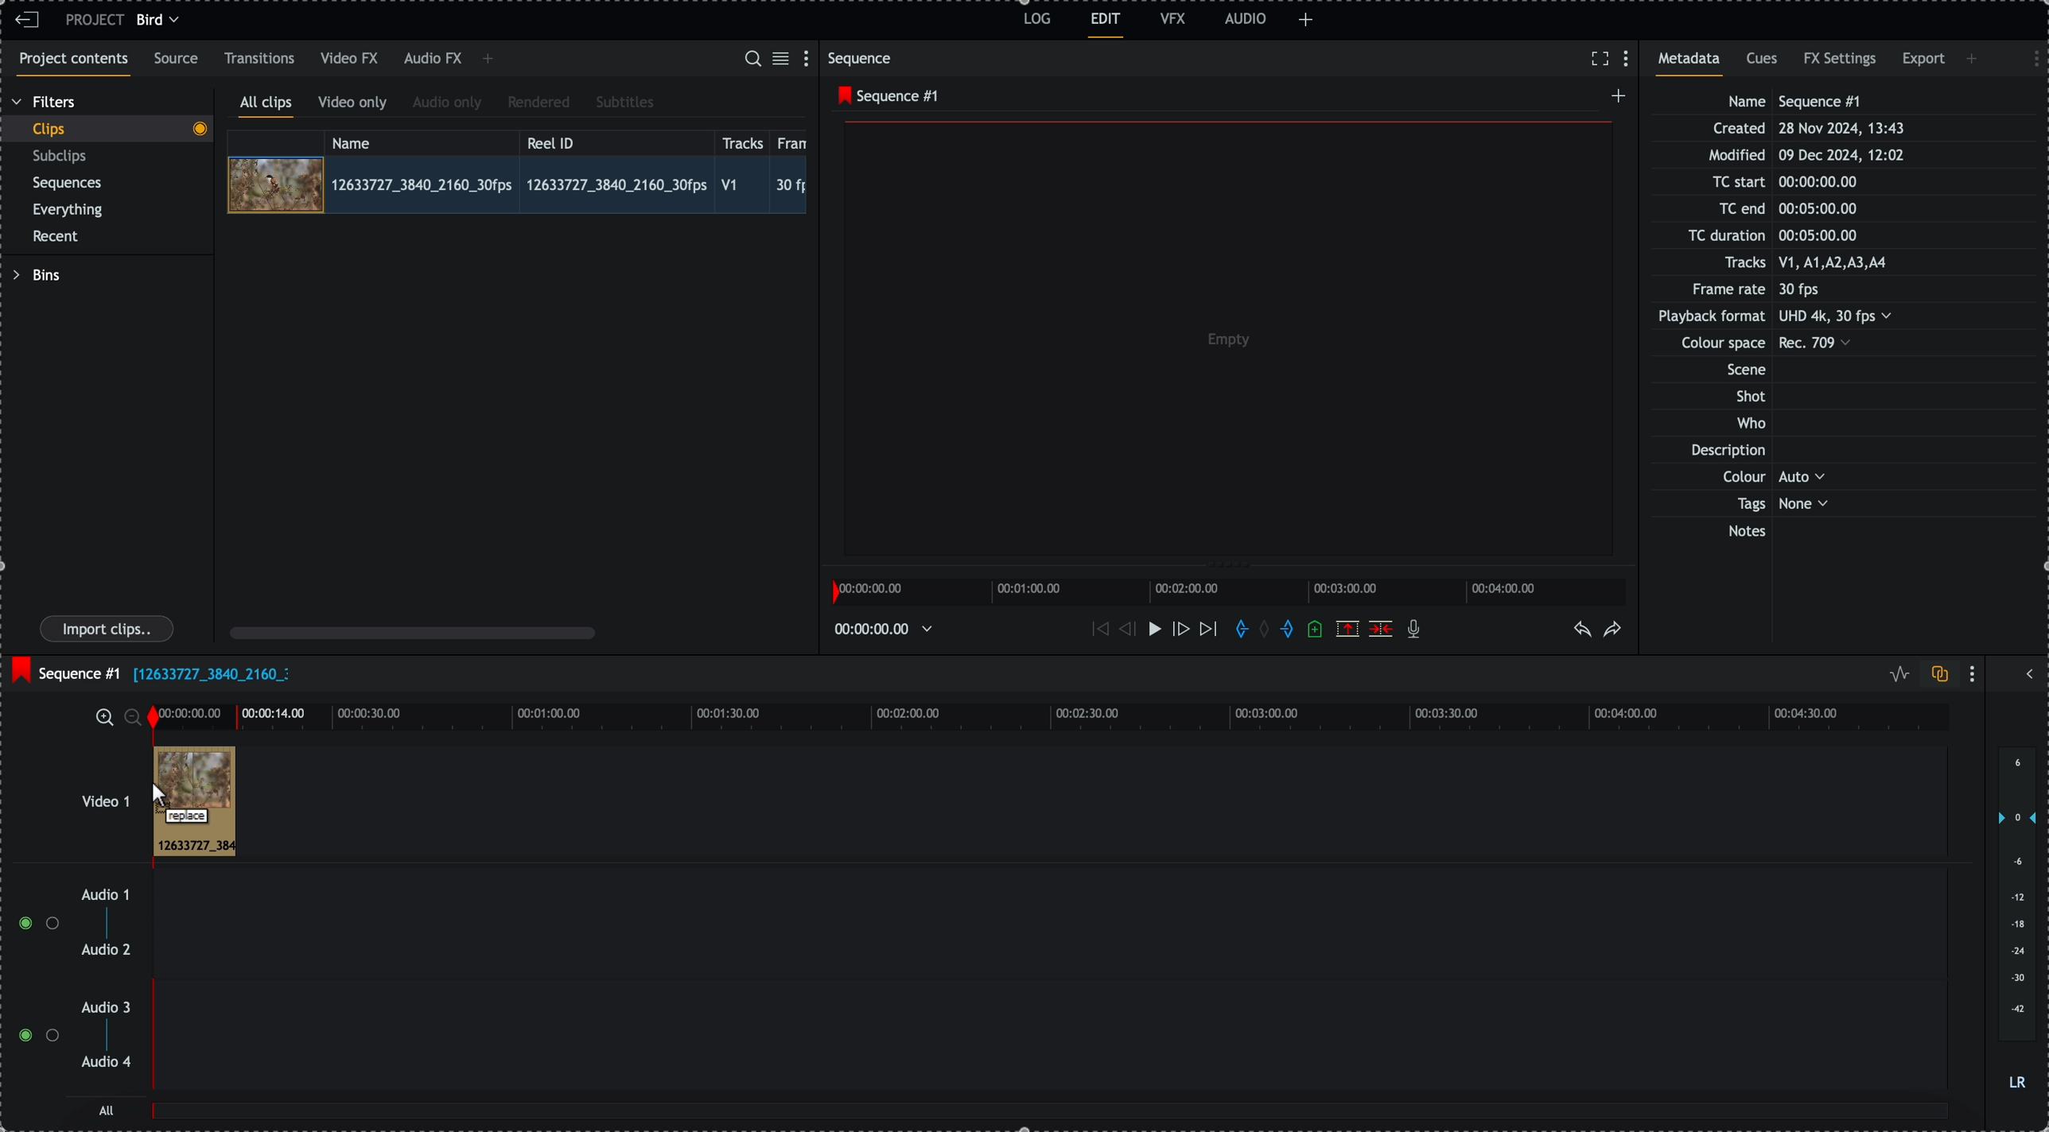  I want to click on all clips, so click(266, 106).